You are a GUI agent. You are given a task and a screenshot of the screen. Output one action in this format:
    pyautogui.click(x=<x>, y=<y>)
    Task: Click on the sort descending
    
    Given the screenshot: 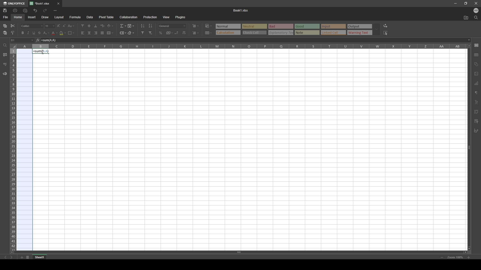 What is the action you would take?
    pyautogui.click(x=150, y=26)
    